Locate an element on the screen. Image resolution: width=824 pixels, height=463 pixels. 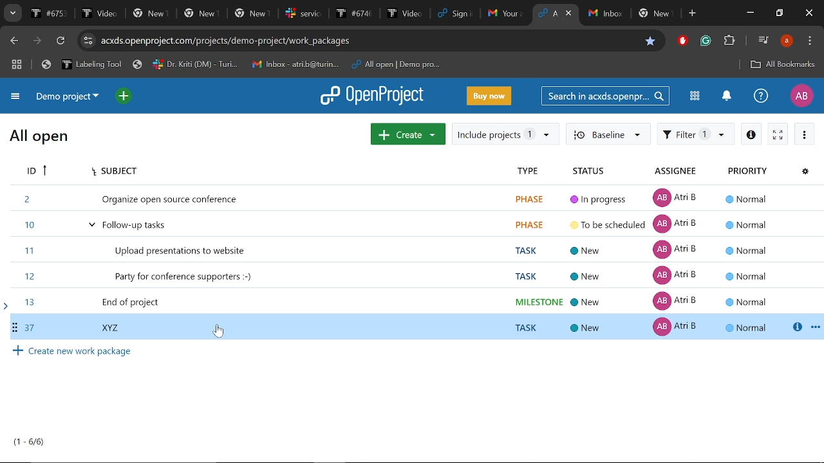
Add/remove bookmark is located at coordinates (648, 42).